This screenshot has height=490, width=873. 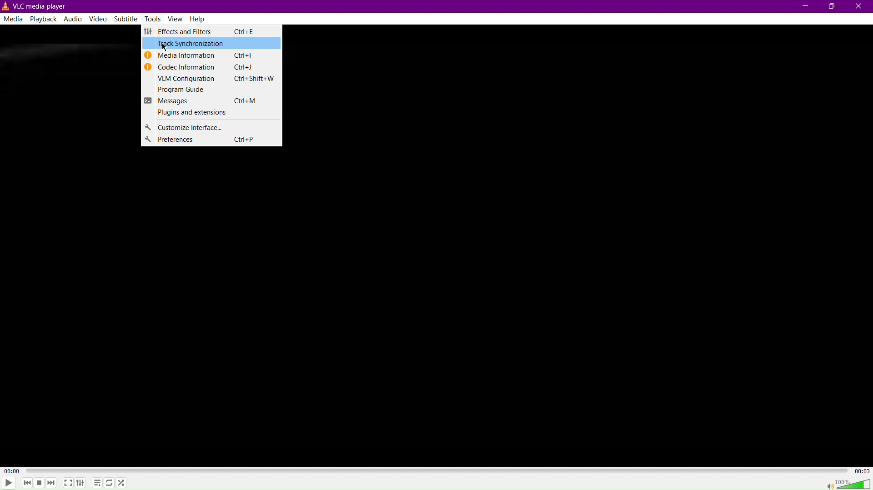 What do you see at coordinates (855, 483) in the screenshot?
I see `Volume` at bounding box center [855, 483].